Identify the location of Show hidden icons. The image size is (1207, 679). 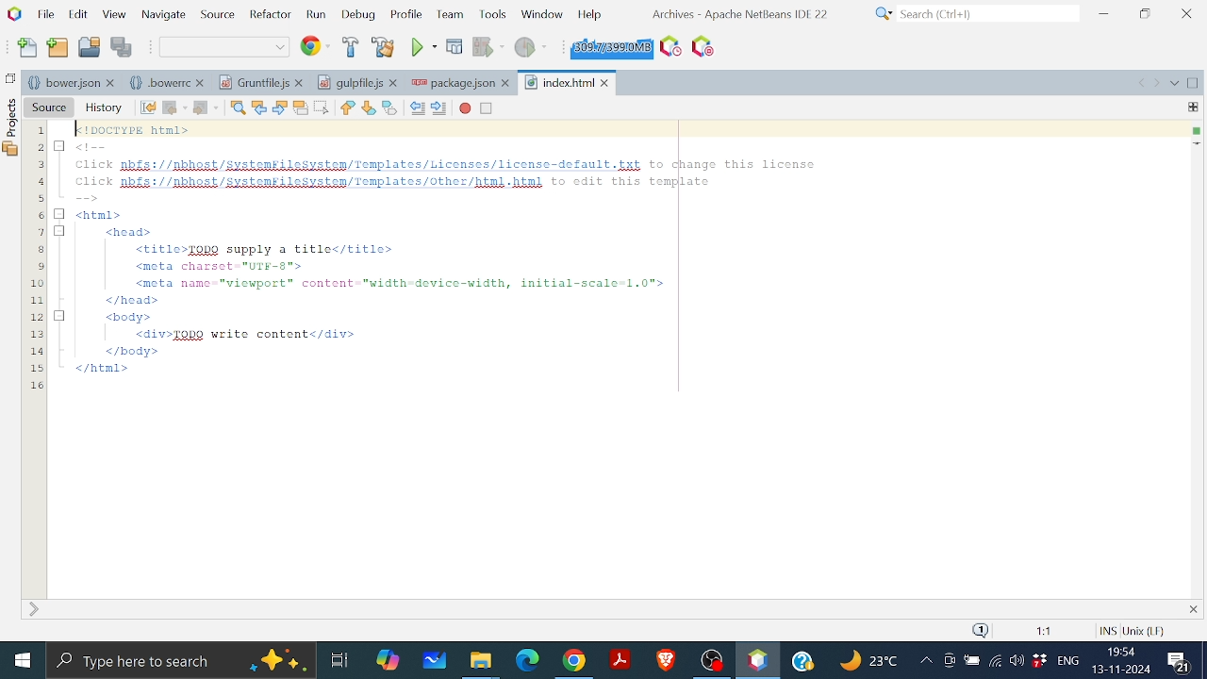
(926, 664).